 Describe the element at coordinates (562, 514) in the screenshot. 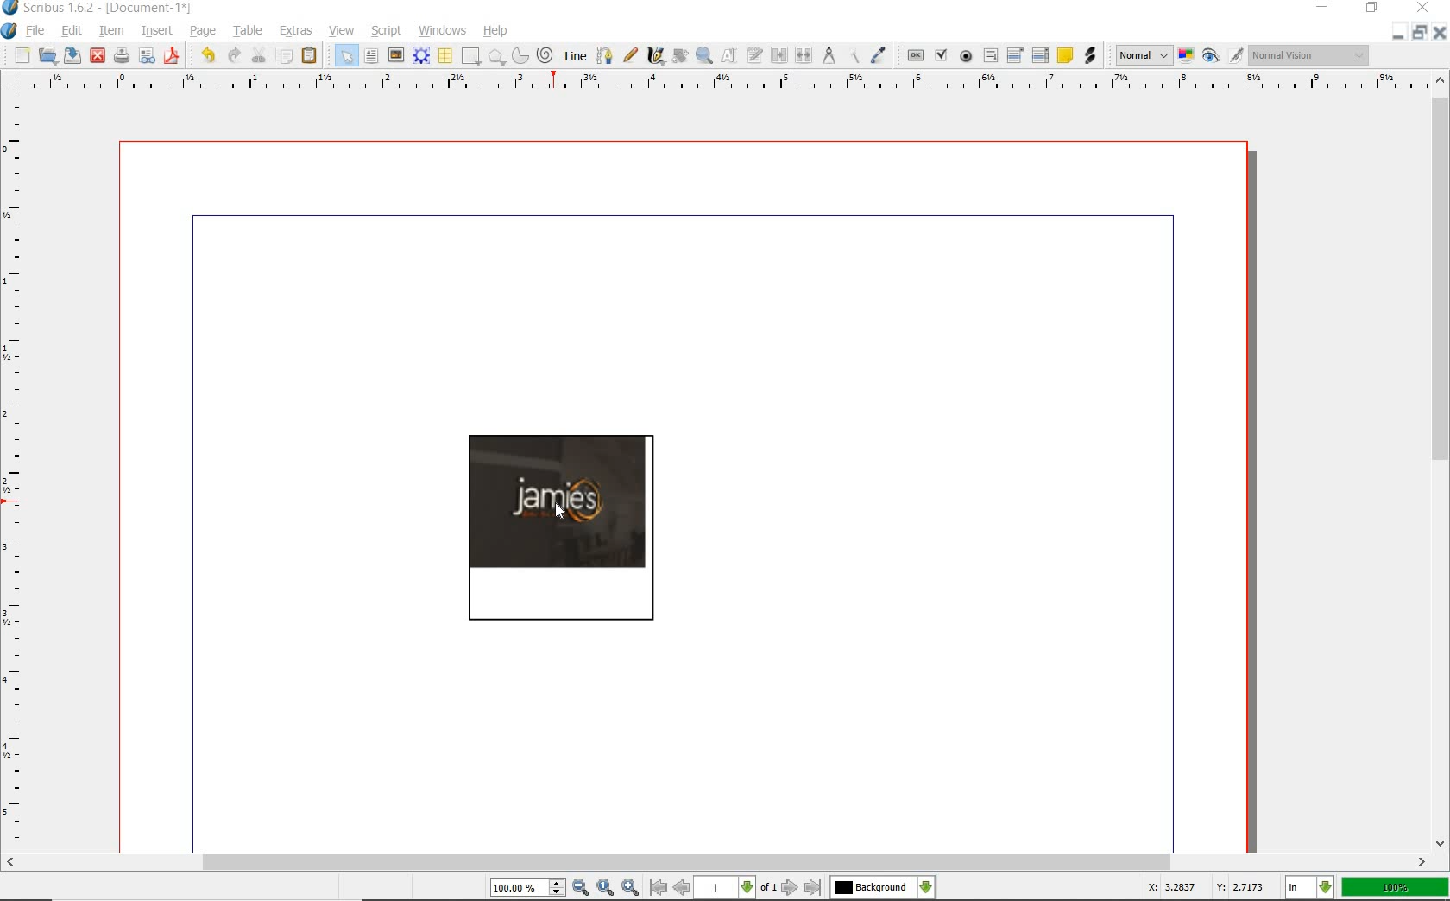

I see `cursor` at that location.